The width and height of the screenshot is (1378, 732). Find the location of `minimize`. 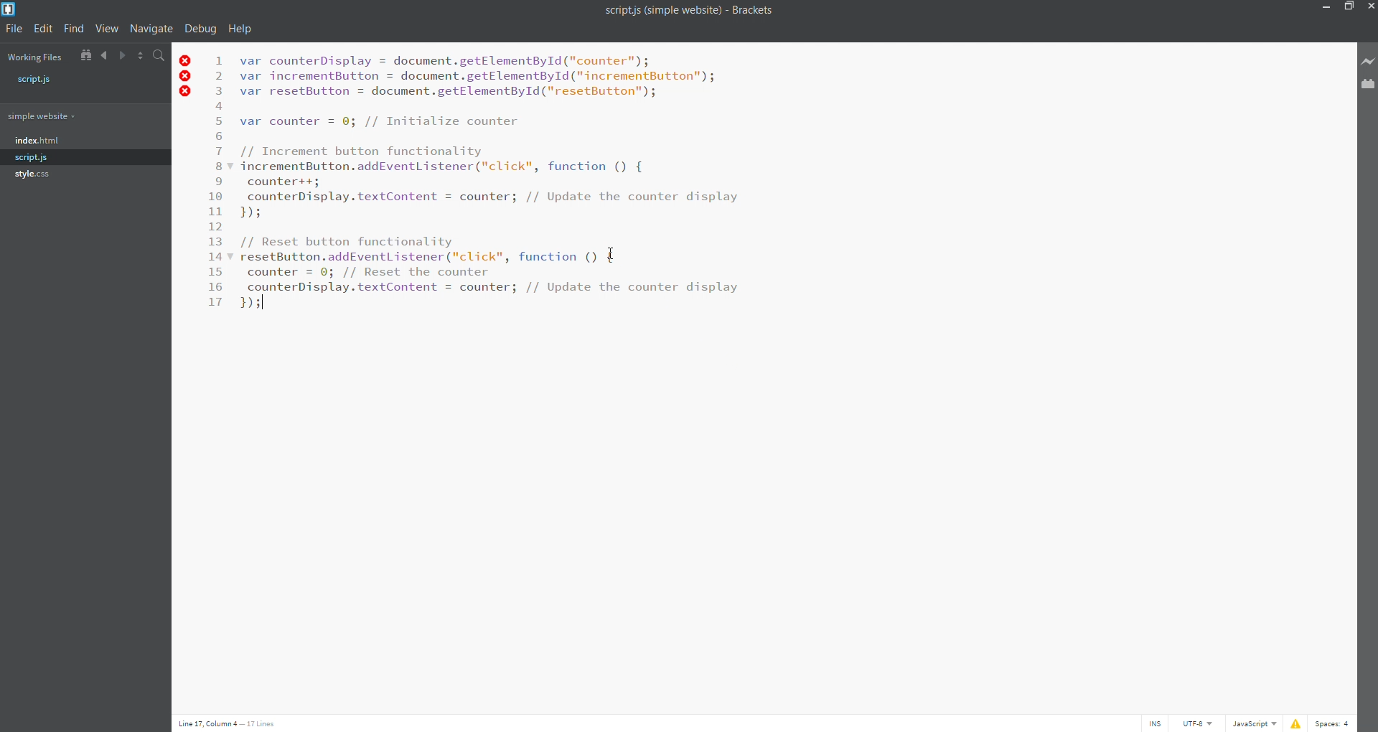

minimize is located at coordinates (1326, 7).